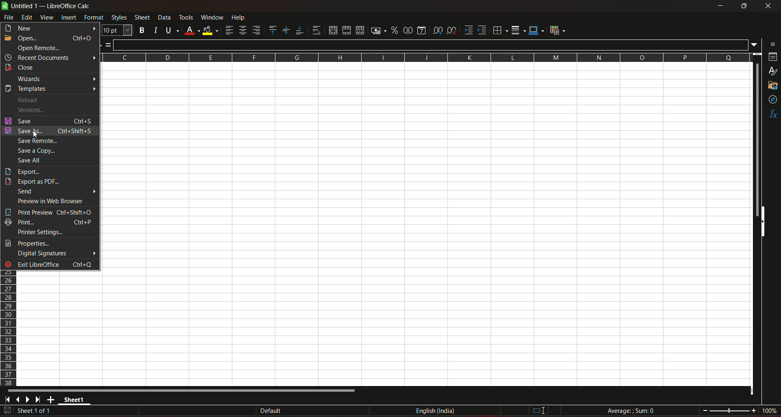 The height and width of the screenshot is (417, 781). I want to click on Sheet, so click(142, 18).